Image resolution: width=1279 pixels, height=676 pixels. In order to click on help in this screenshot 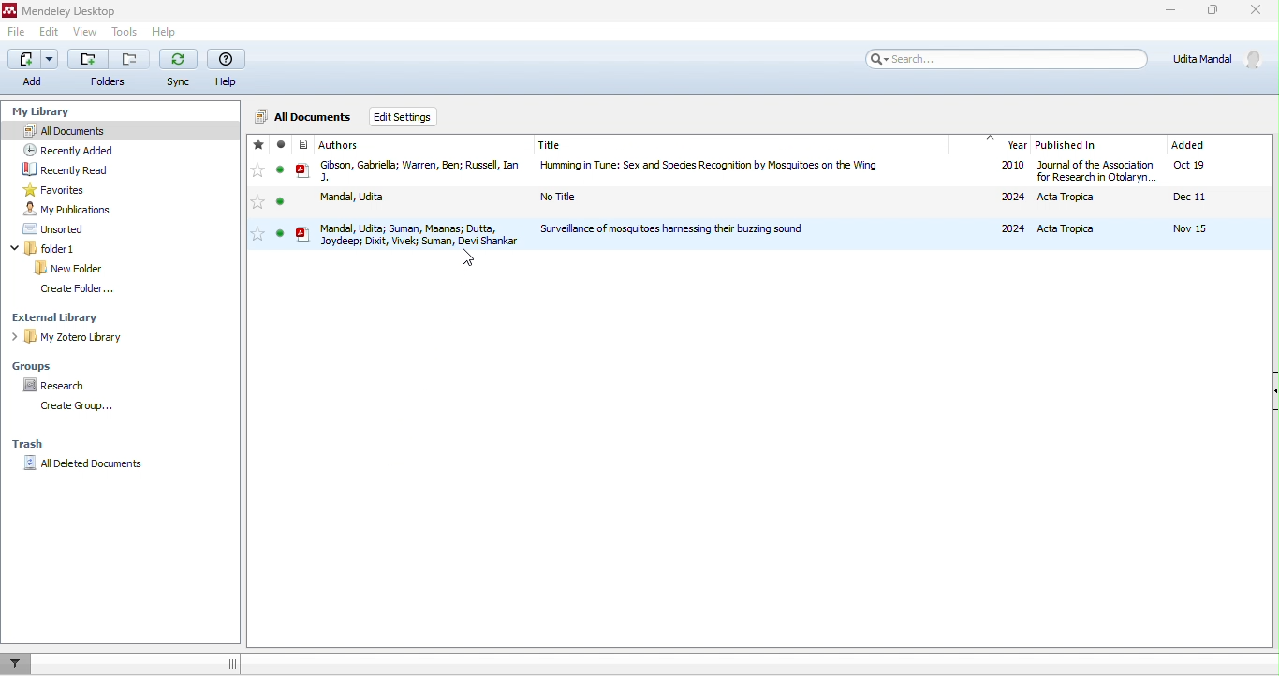, I will do `click(164, 31)`.